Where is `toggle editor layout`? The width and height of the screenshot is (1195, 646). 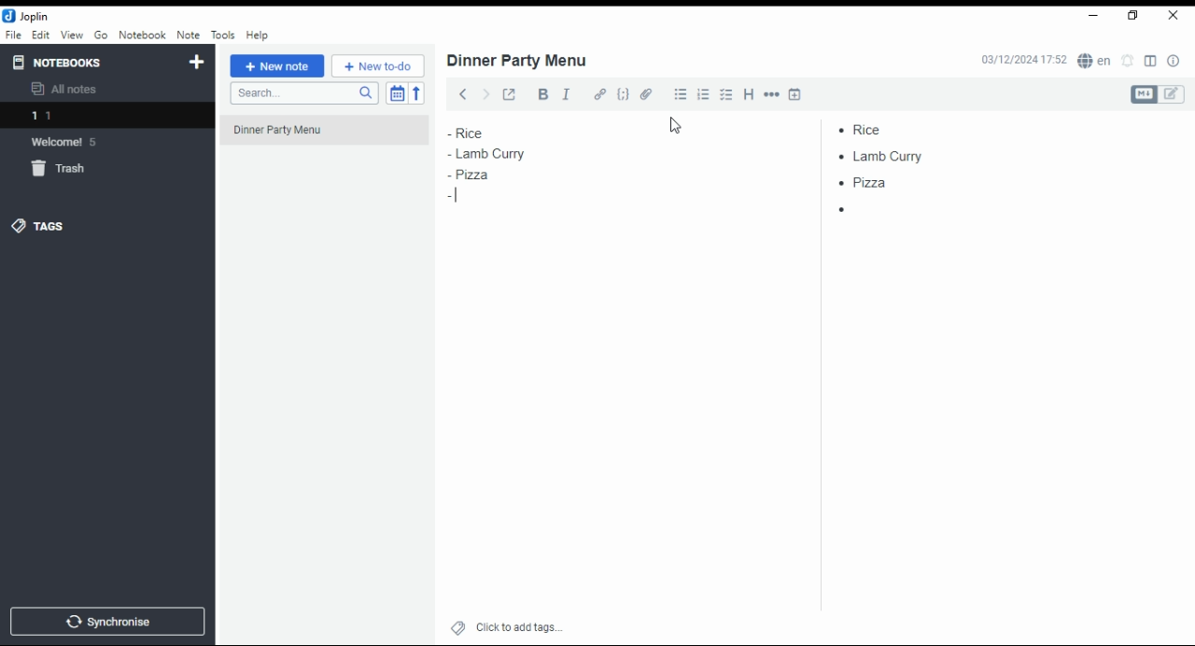 toggle editor layout is located at coordinates (1150, 62).